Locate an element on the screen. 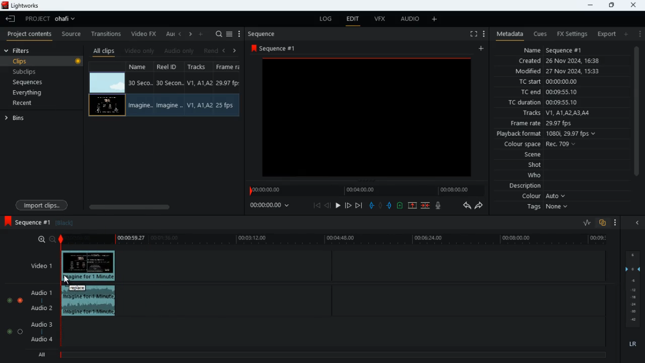 The image size is (645, 363). add is located at coordinates (482, 49).